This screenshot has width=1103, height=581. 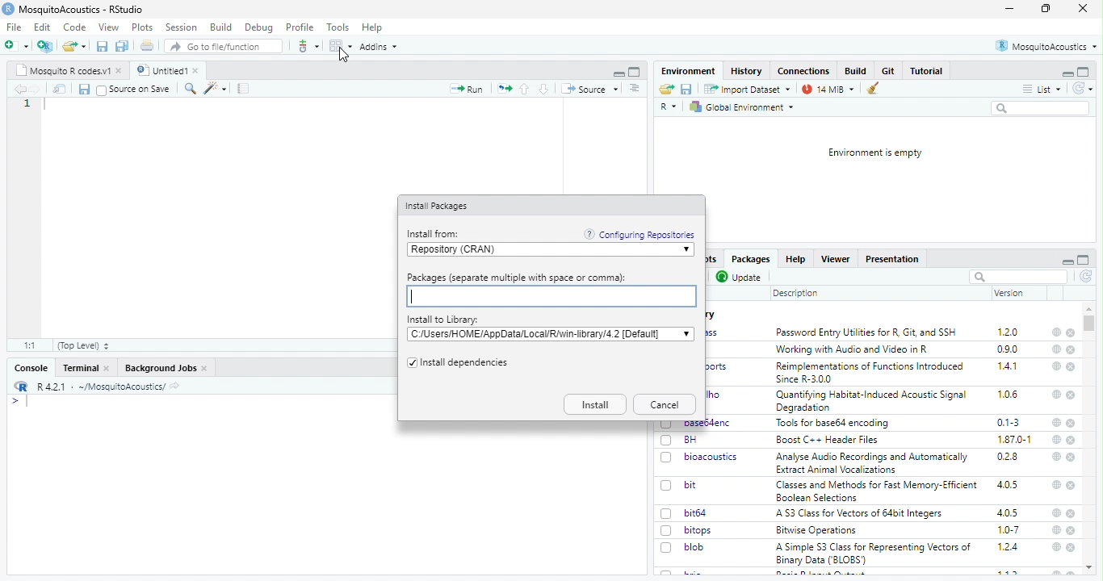 I want to click on 10-7, so click(x=1009, y=530).